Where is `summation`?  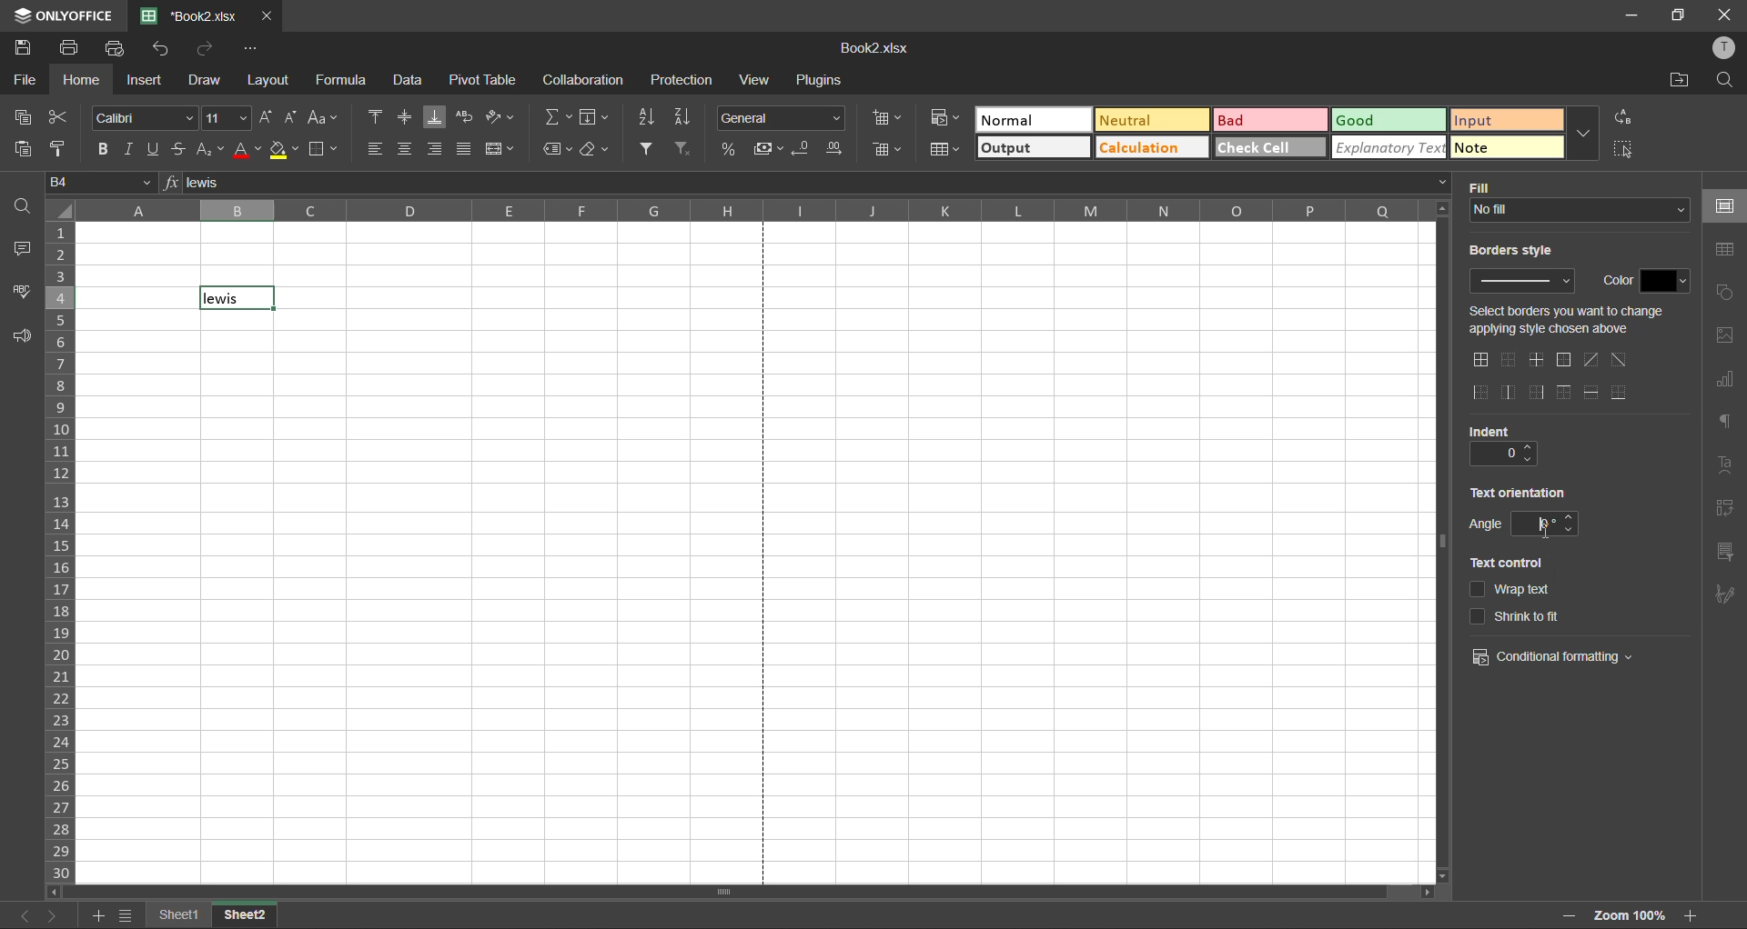
summation is located at coordinates (557, 116).